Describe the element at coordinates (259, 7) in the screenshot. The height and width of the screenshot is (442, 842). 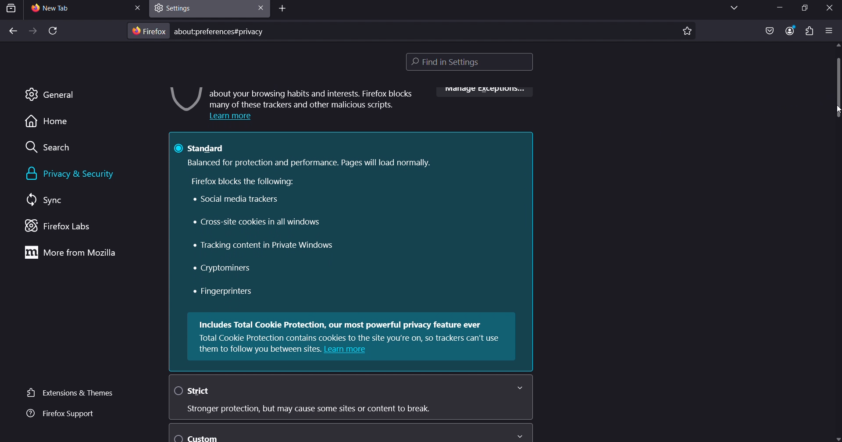
I see `close tab` at that location.